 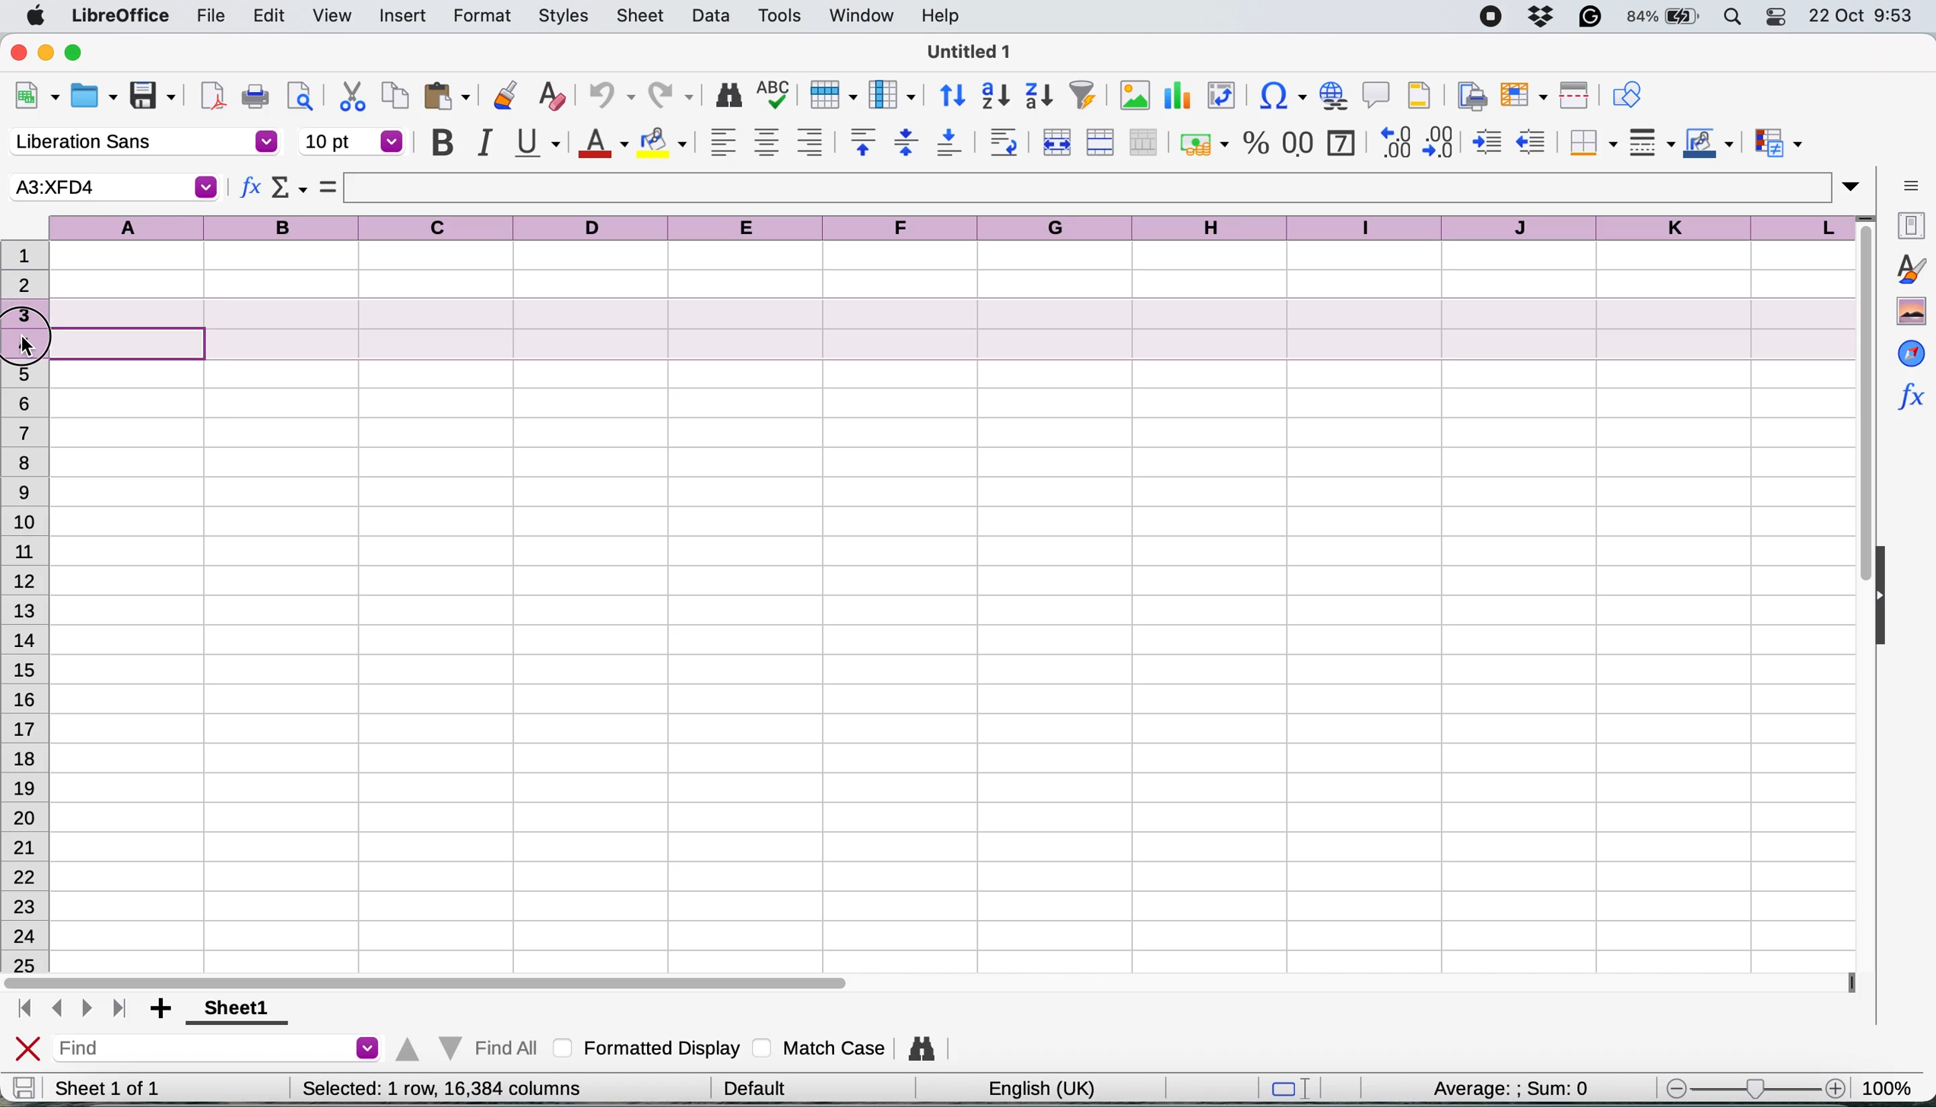 What do you see at coordinates (28, 1050) in the screenshot?
I see `close` at bounding box center [28, 1050].